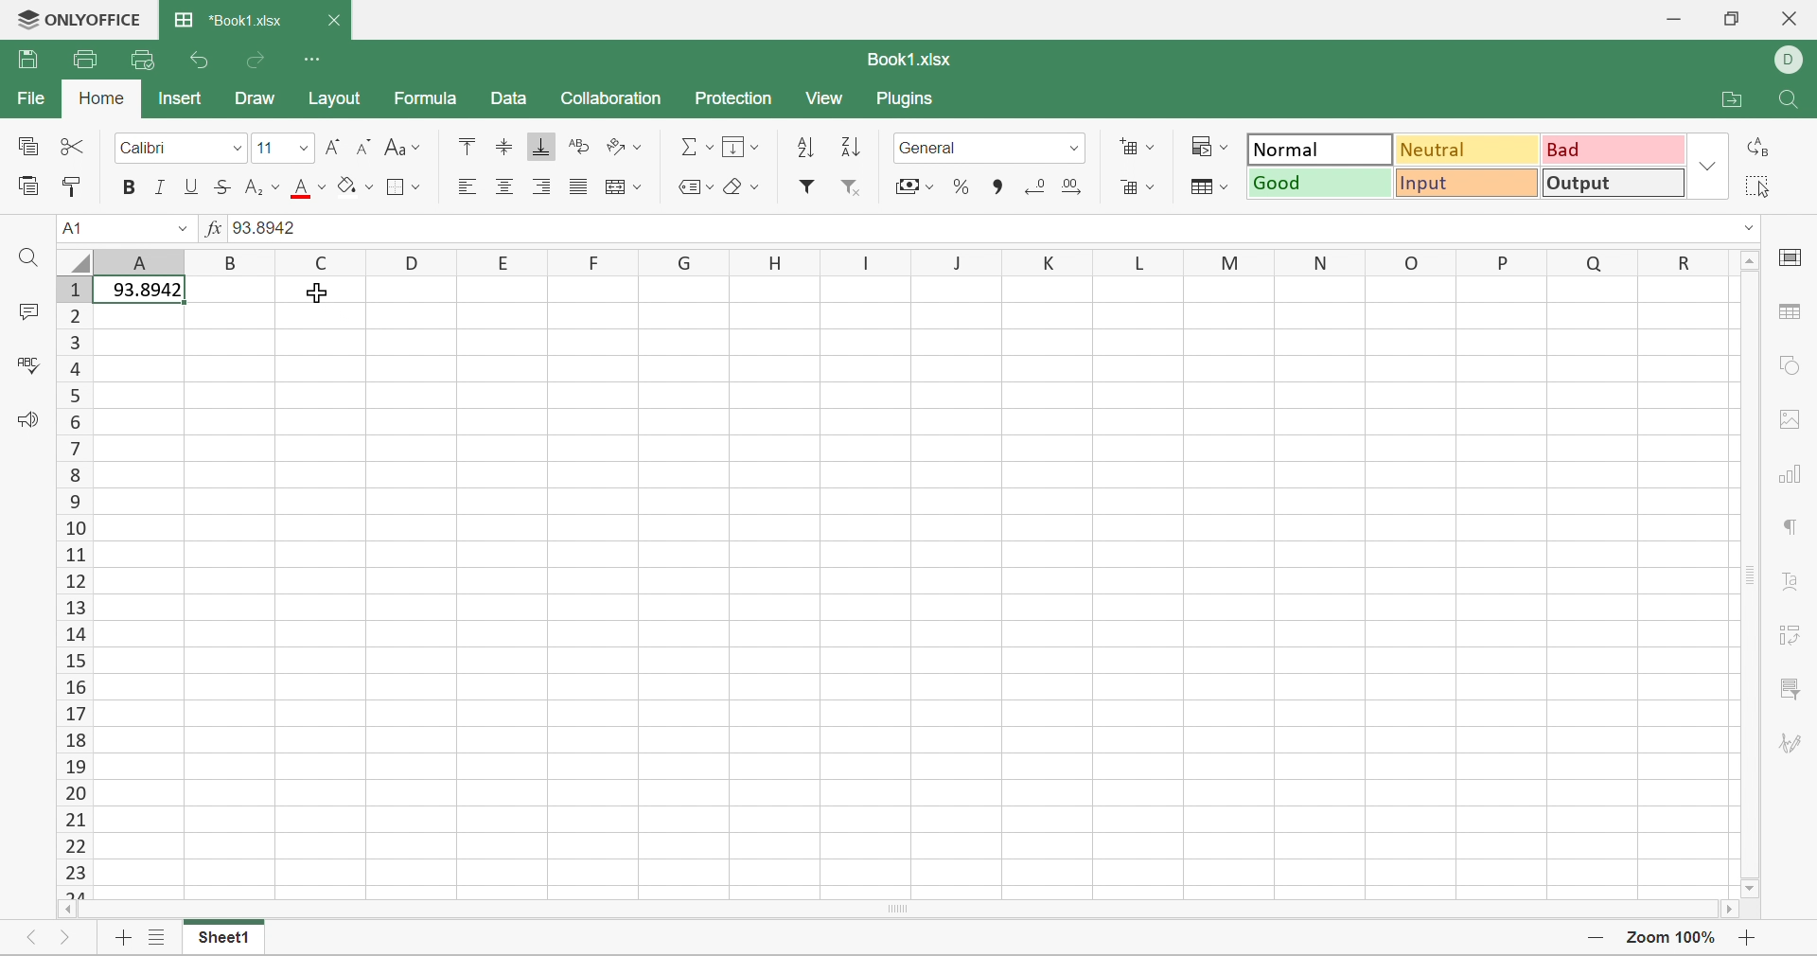 This screenshot has width=1817, height=956. What do you see at coordinates (1790, 17) in the screenshot?
I see `Close` at bounding box center [1790, 17].